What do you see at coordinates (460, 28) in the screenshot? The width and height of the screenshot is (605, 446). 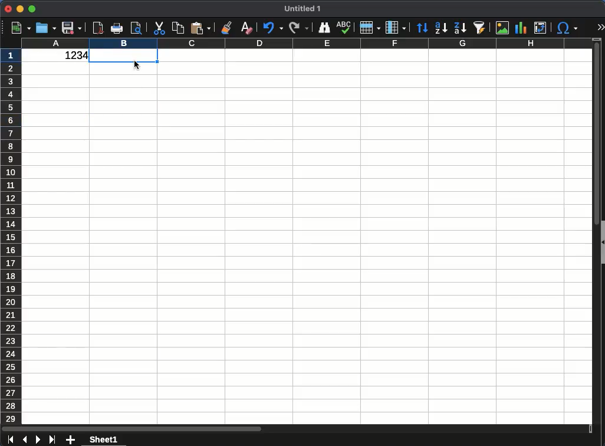 I see `descending` at bounding box center [460, 28].